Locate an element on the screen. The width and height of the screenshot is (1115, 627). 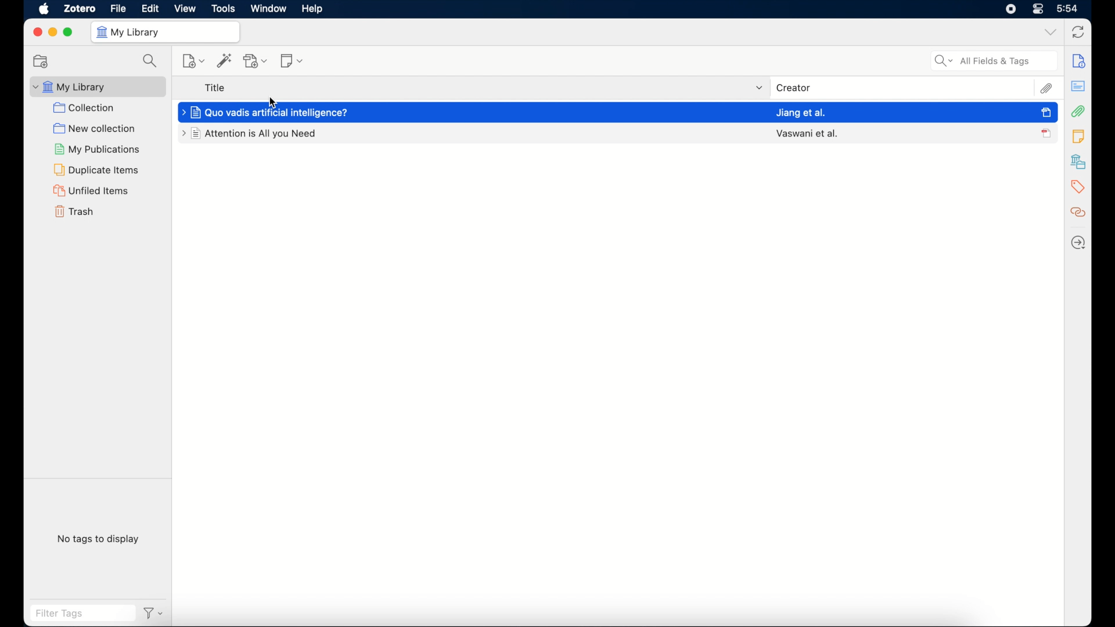
apple icon is located at coordinates (44, 9).